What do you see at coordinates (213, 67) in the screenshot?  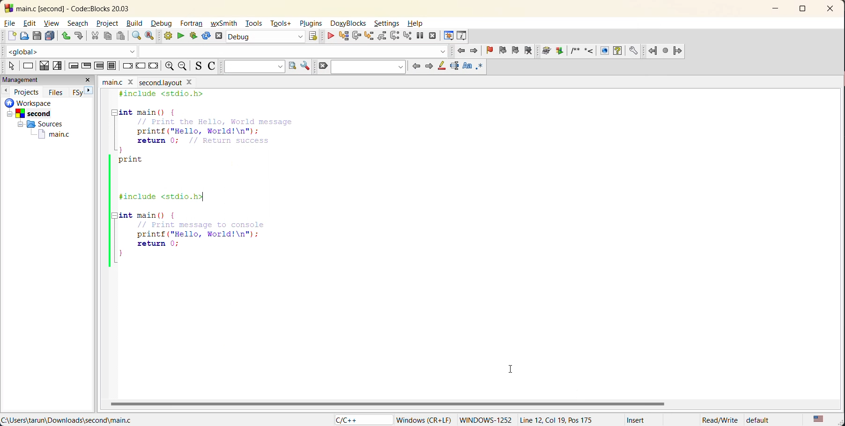 I see `toggle comments` at bounding box center [213, 67].